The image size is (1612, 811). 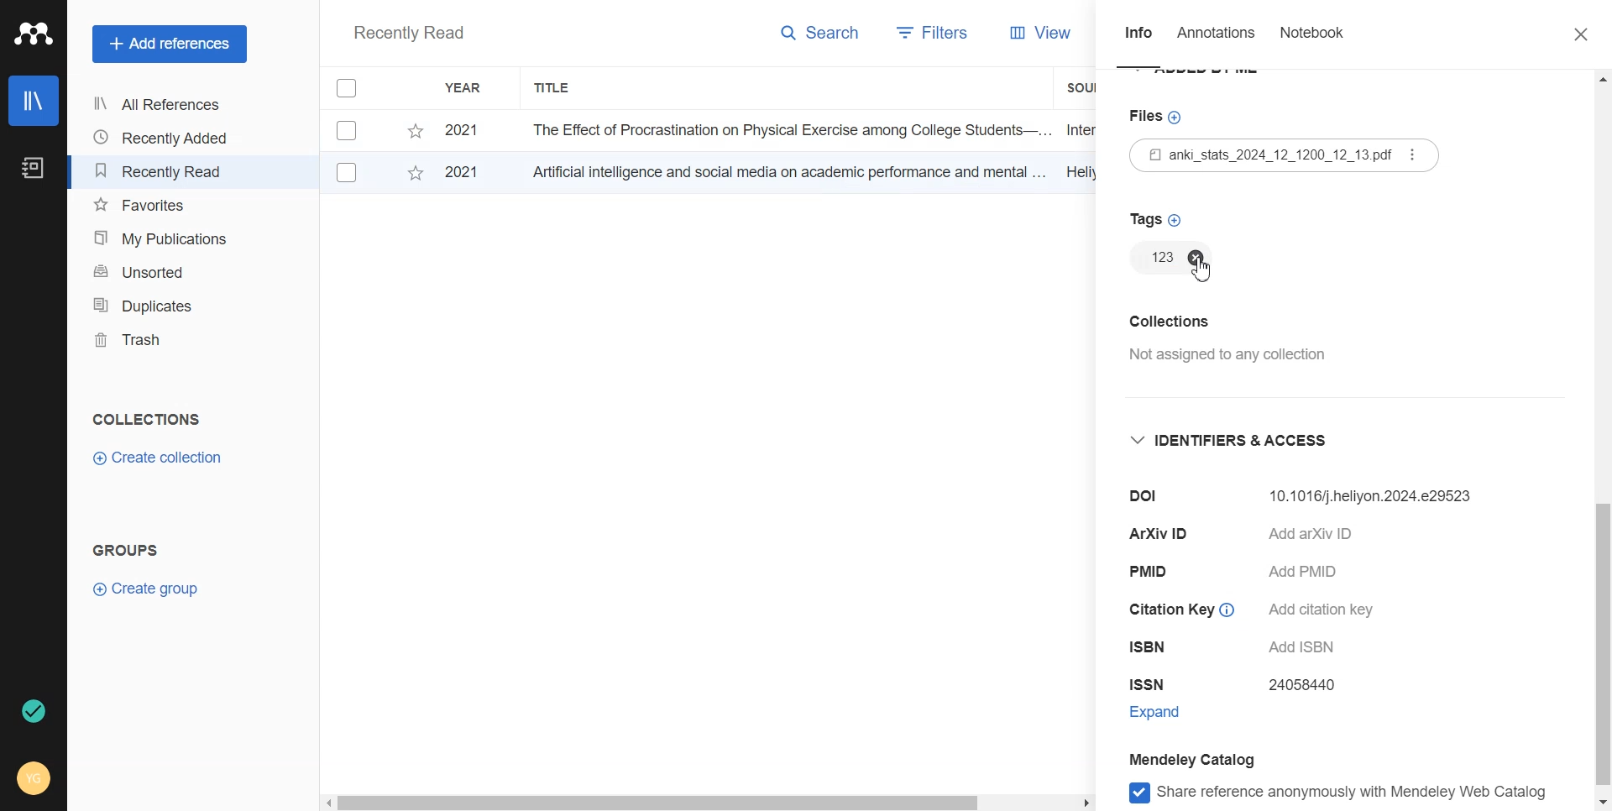 What do you see at coordinates (165, 270) in the screenshot?
I see `Unsorted` at bounding box center [165, 270].